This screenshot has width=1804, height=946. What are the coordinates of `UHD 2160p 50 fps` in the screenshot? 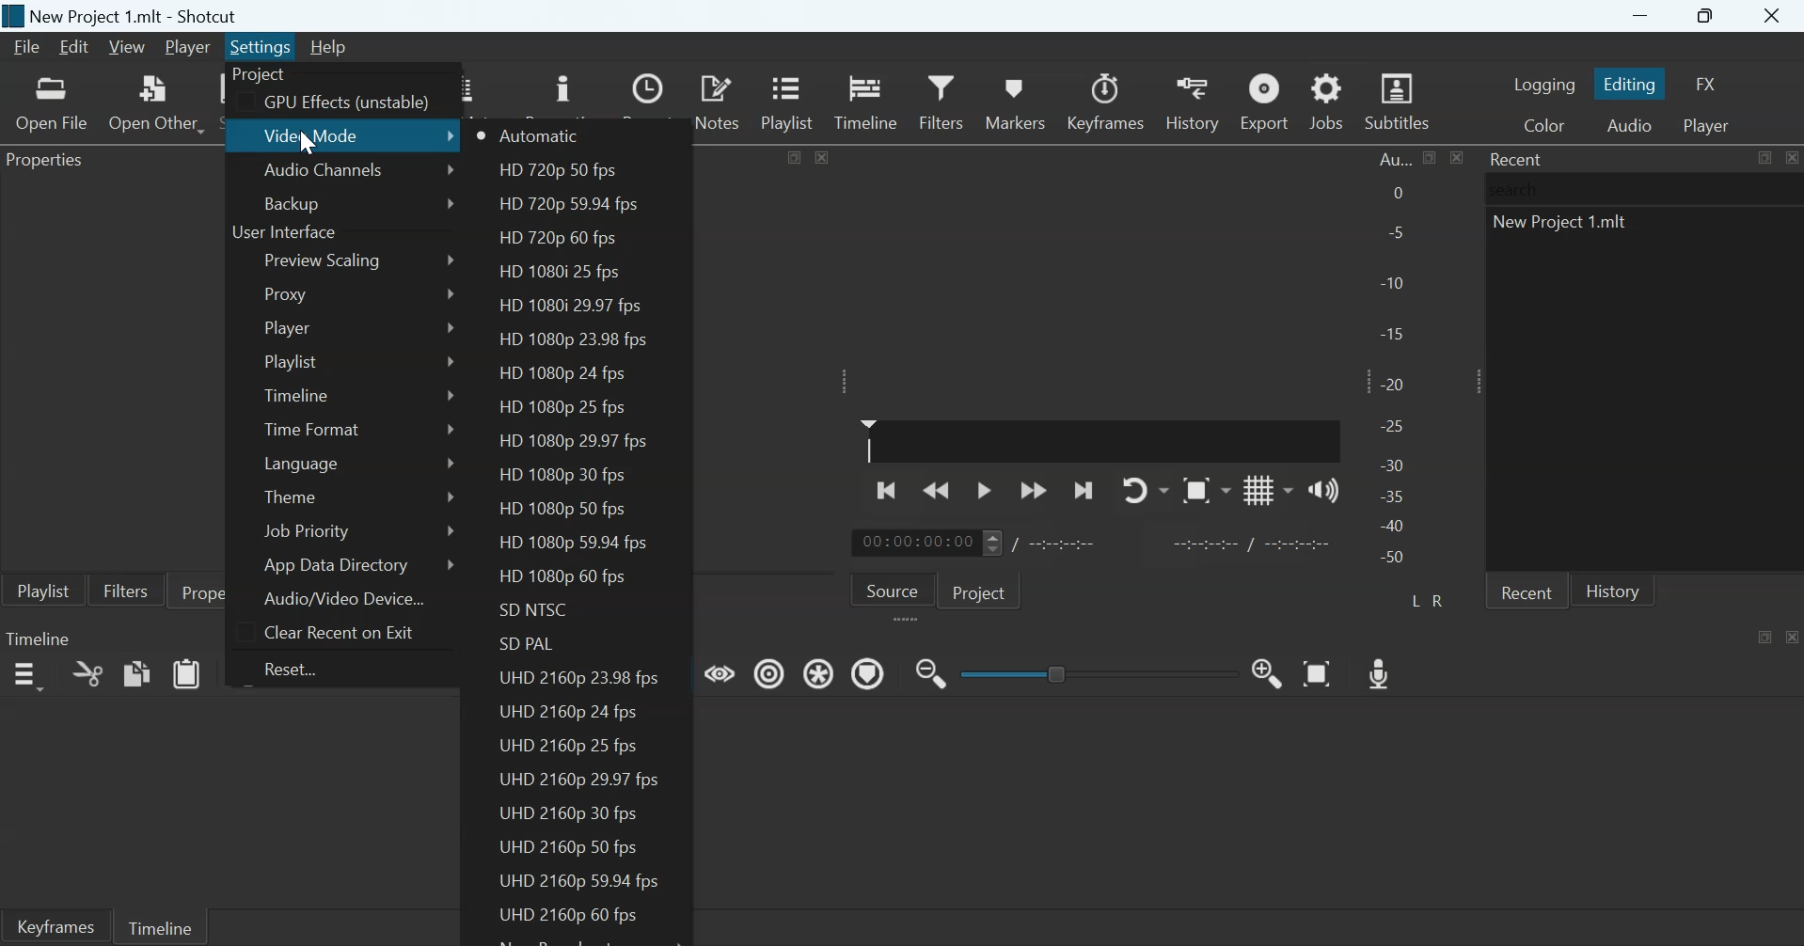 It's located at (568, 845).